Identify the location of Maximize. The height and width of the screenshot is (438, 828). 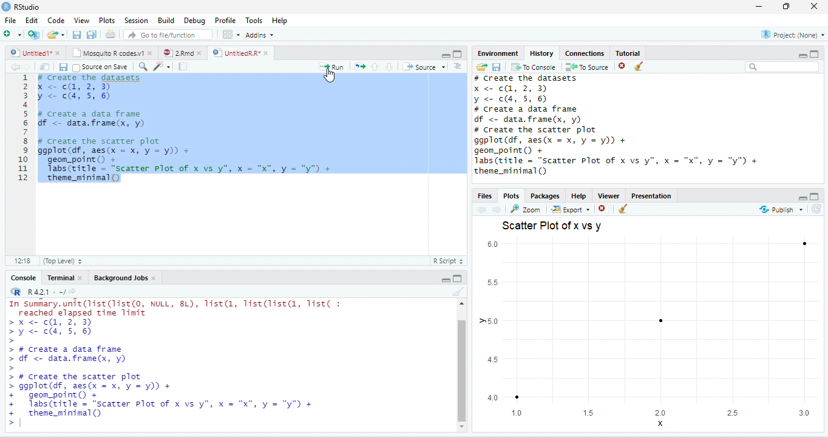
(815, 196).